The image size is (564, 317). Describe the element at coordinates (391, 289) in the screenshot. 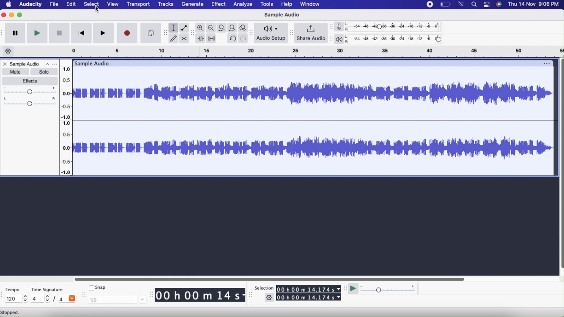

I see `Playback Speed` at that location.